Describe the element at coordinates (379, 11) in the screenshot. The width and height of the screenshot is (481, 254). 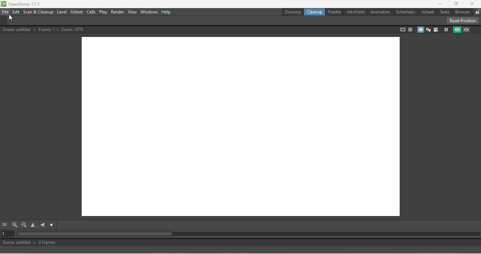
I see `Animation` at that location.